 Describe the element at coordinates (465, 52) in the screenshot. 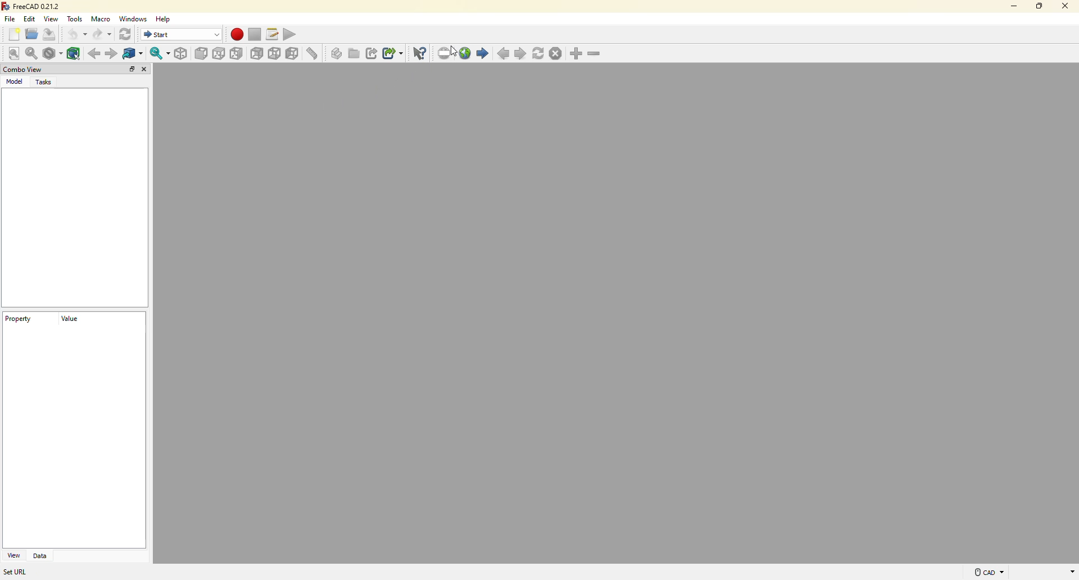

I see `open website` at that location.